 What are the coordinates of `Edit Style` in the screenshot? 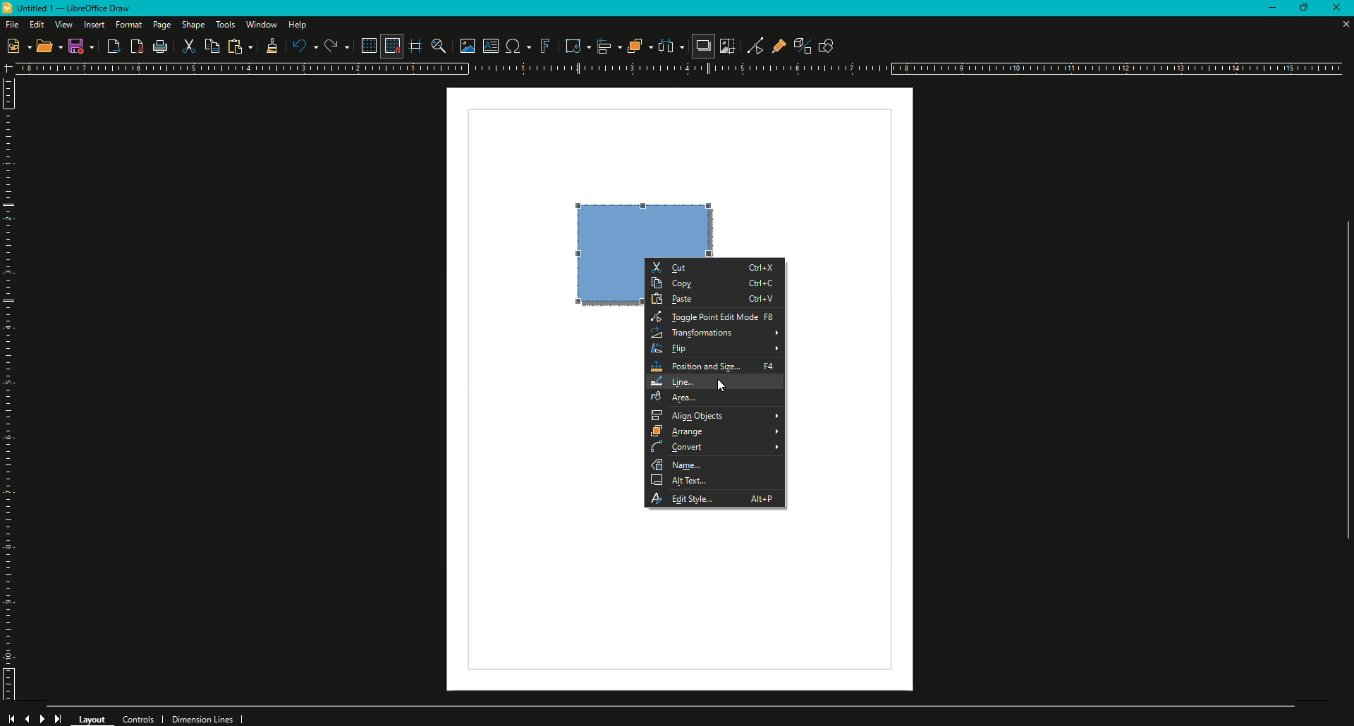 It's located at (716, 497).